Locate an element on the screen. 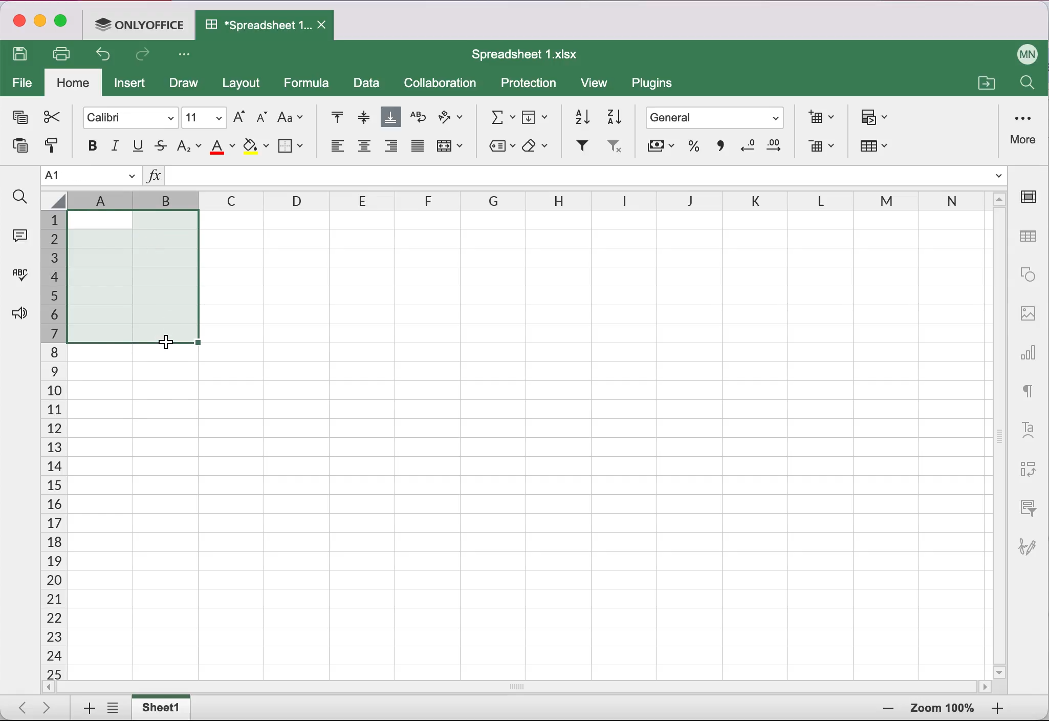 This screenshot has height=721, width=1049. table is located at coordinates (1030, 237).